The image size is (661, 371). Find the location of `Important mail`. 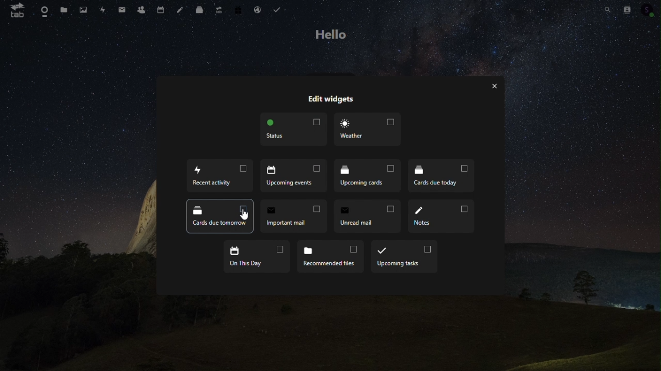

Important mail is located at coordinates (293, 216).